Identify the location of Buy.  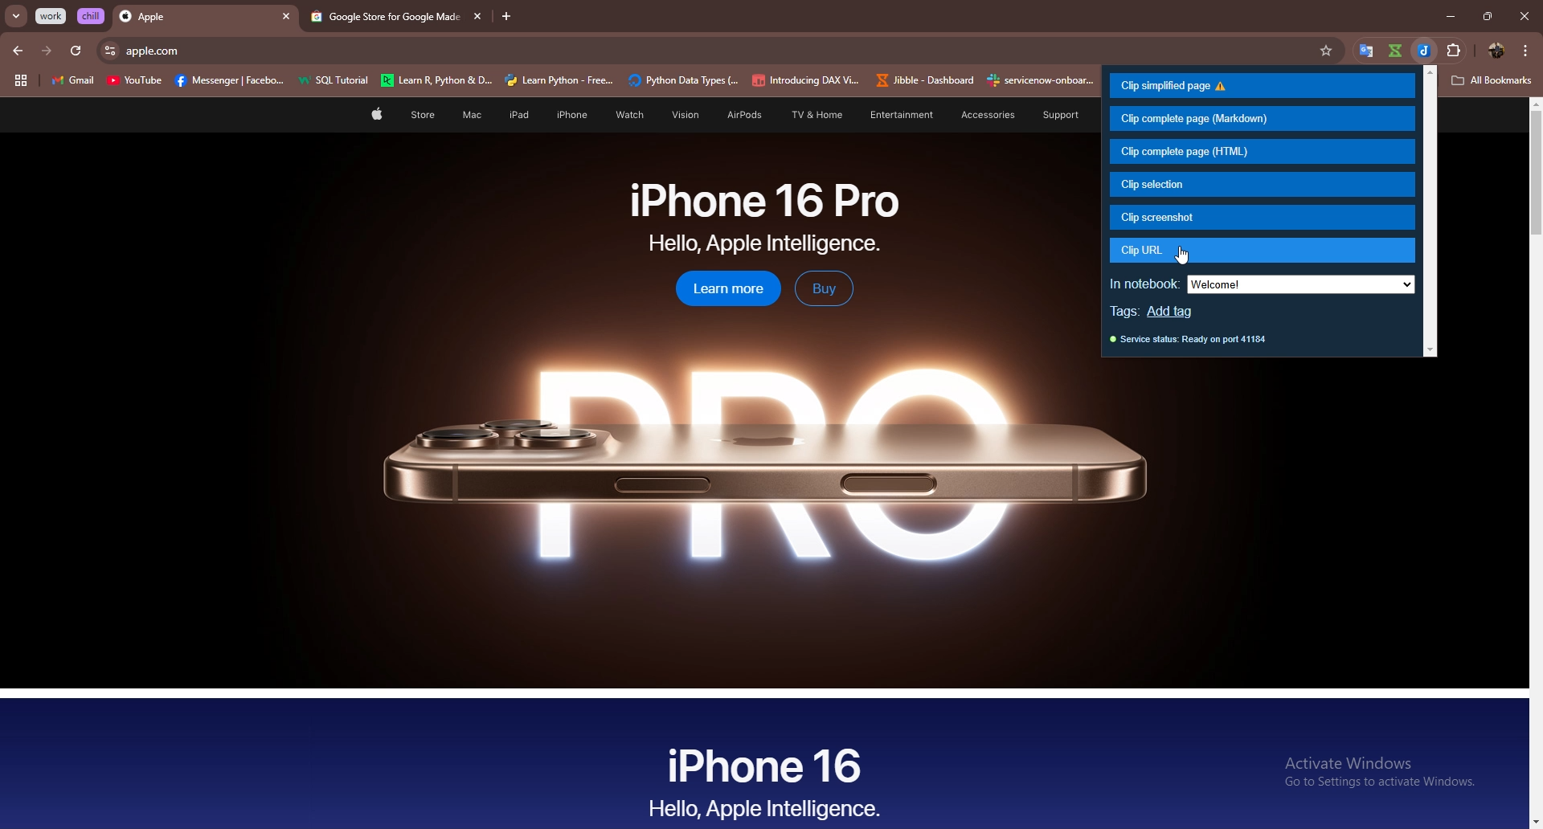
(824, 288).